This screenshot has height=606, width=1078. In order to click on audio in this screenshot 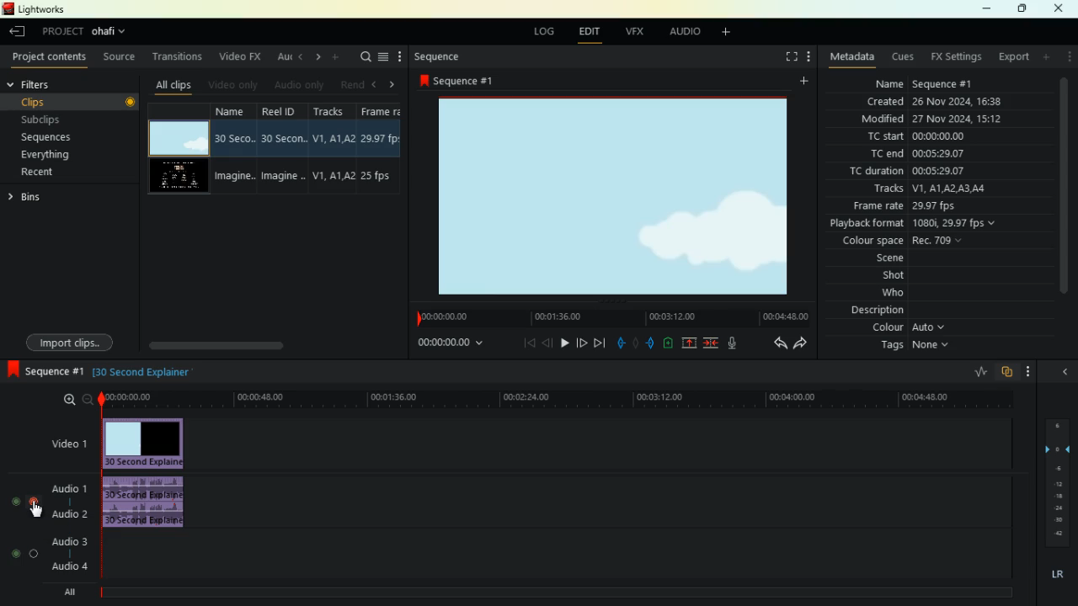, I will do `click(68, 490)`.